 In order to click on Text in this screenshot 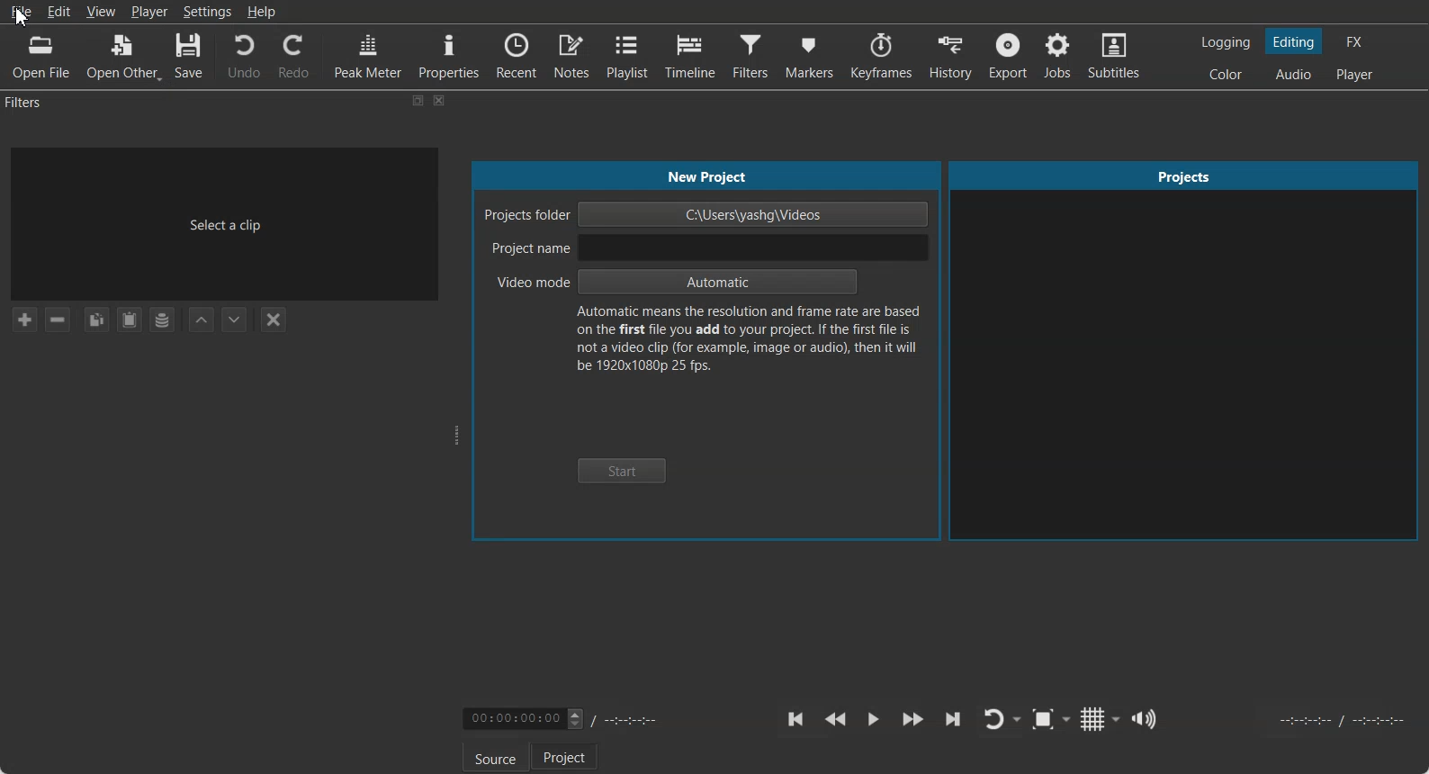, I will do `click(746, 338)`.